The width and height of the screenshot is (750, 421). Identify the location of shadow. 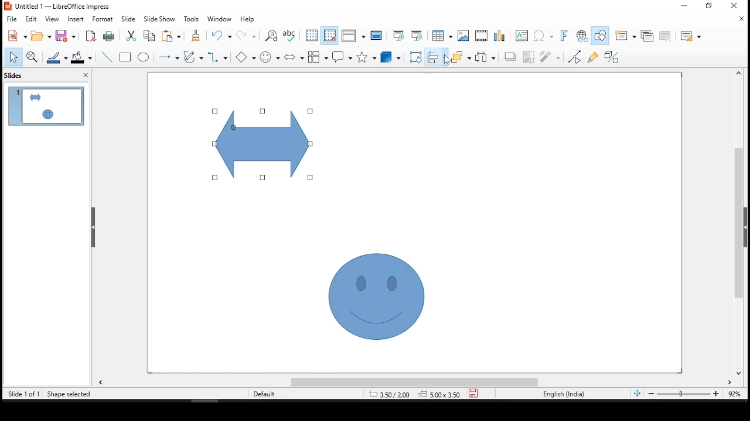
(508, 57).